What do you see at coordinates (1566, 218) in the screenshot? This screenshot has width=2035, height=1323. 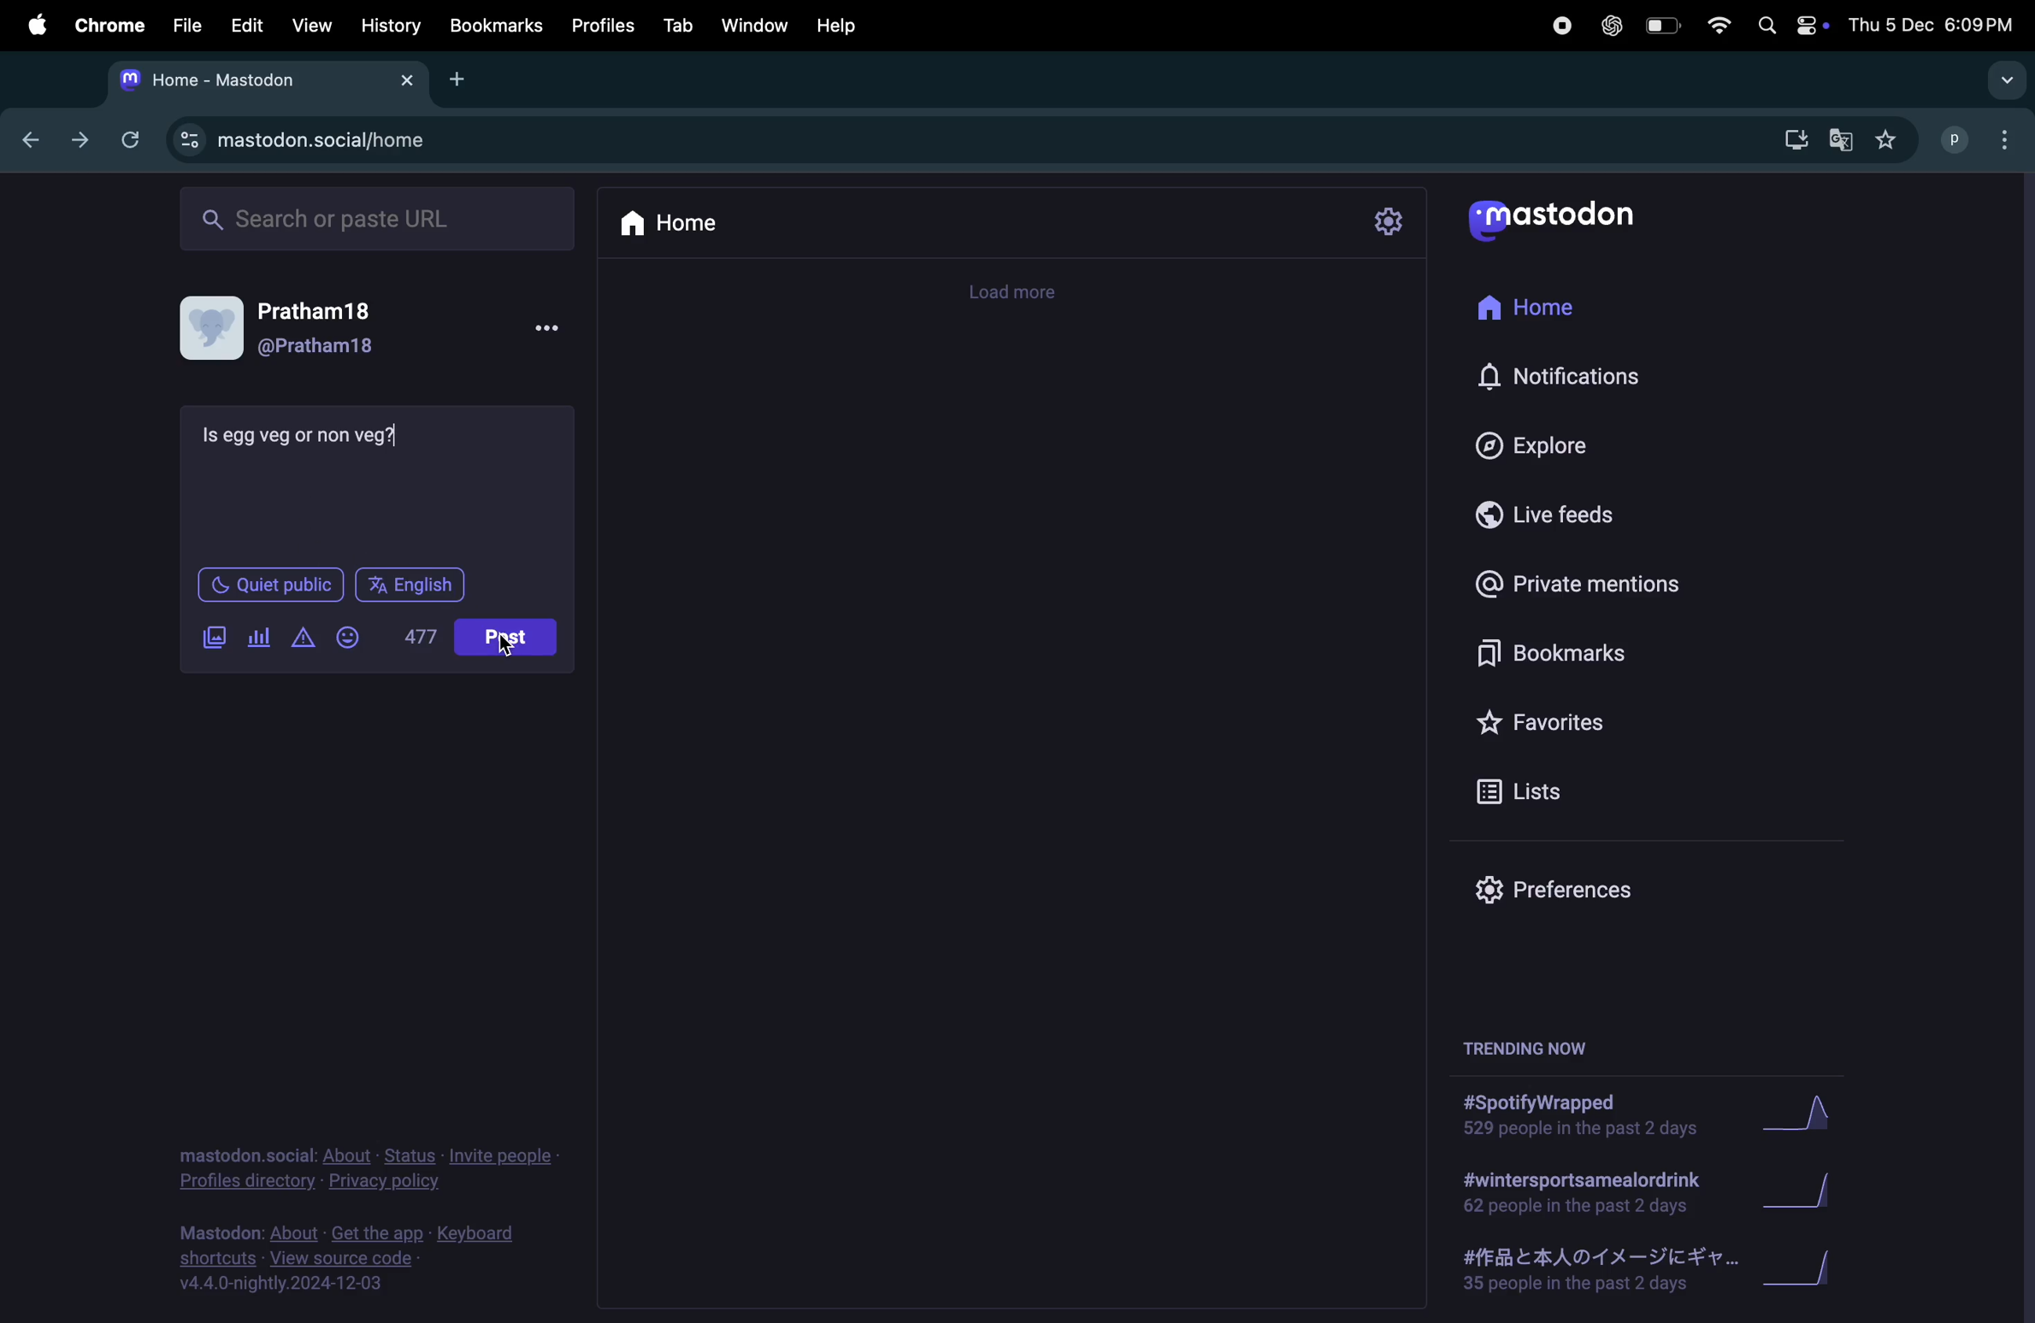 I see `mastodon` at bounding box center [1566, 218].